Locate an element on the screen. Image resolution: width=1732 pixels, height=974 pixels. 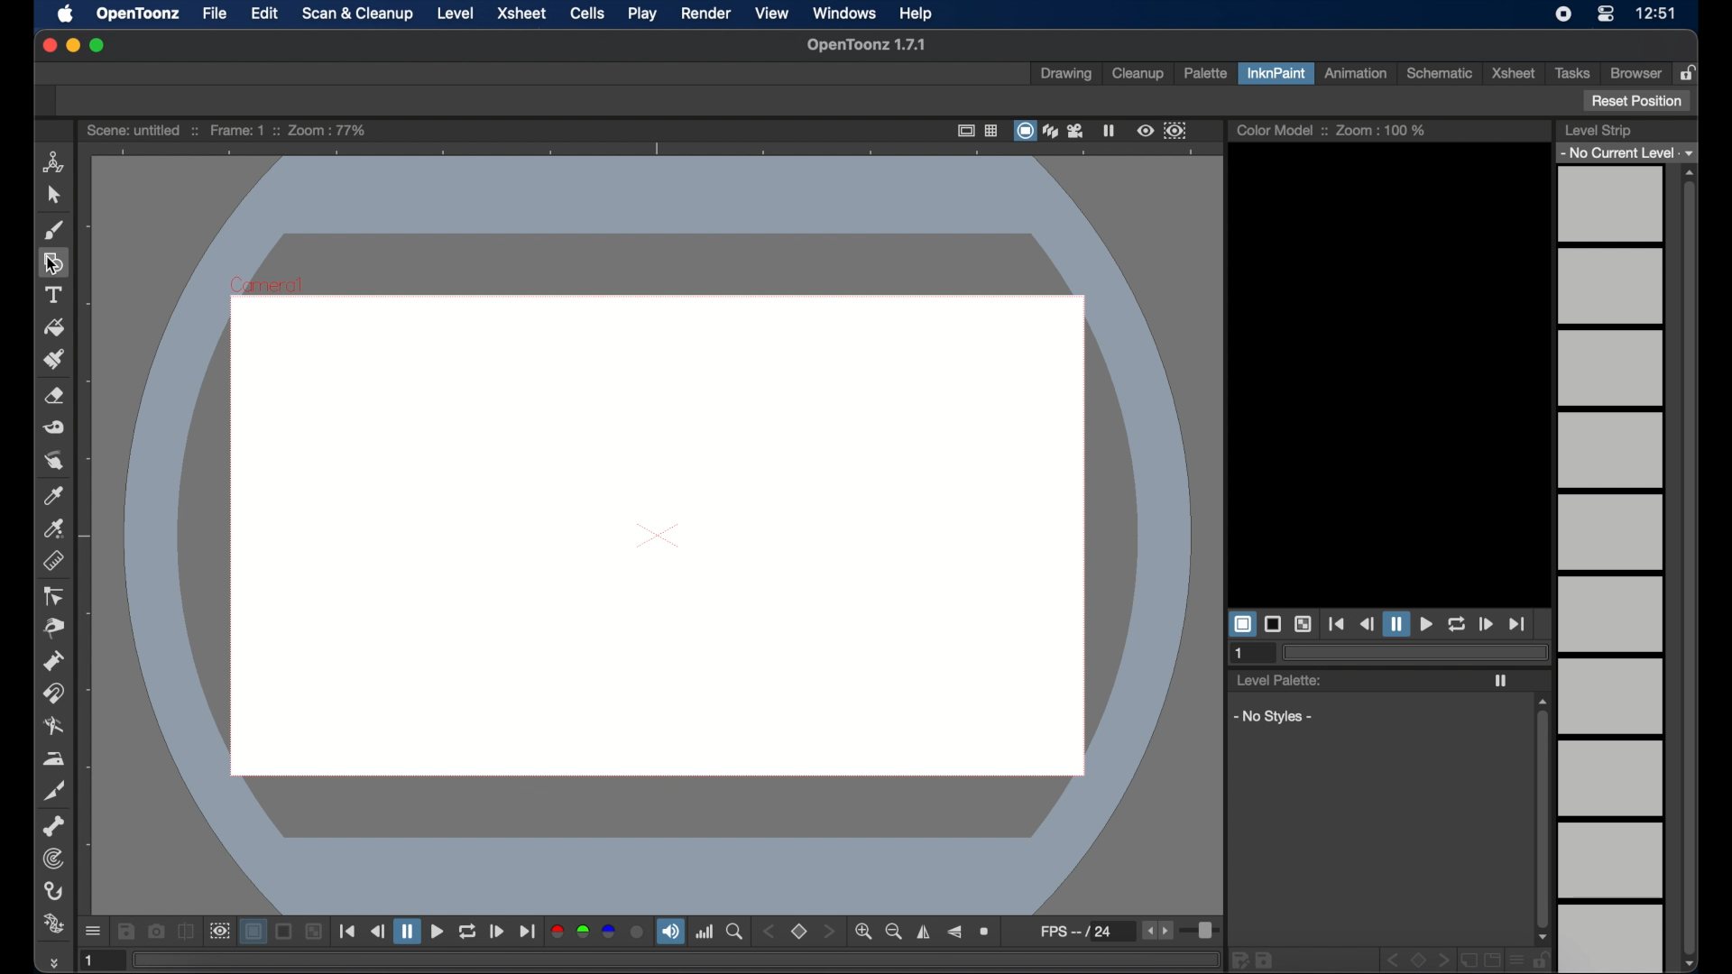
iron tool is located at coordinates (54, 759).